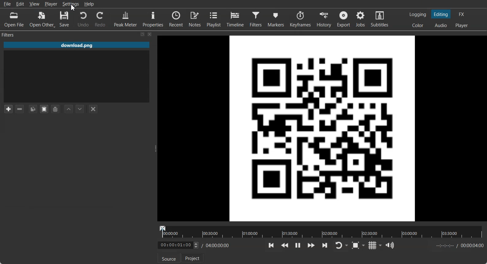 This screenshot has width=487, height=264. I want to click on Cursor, so click(74, 8).